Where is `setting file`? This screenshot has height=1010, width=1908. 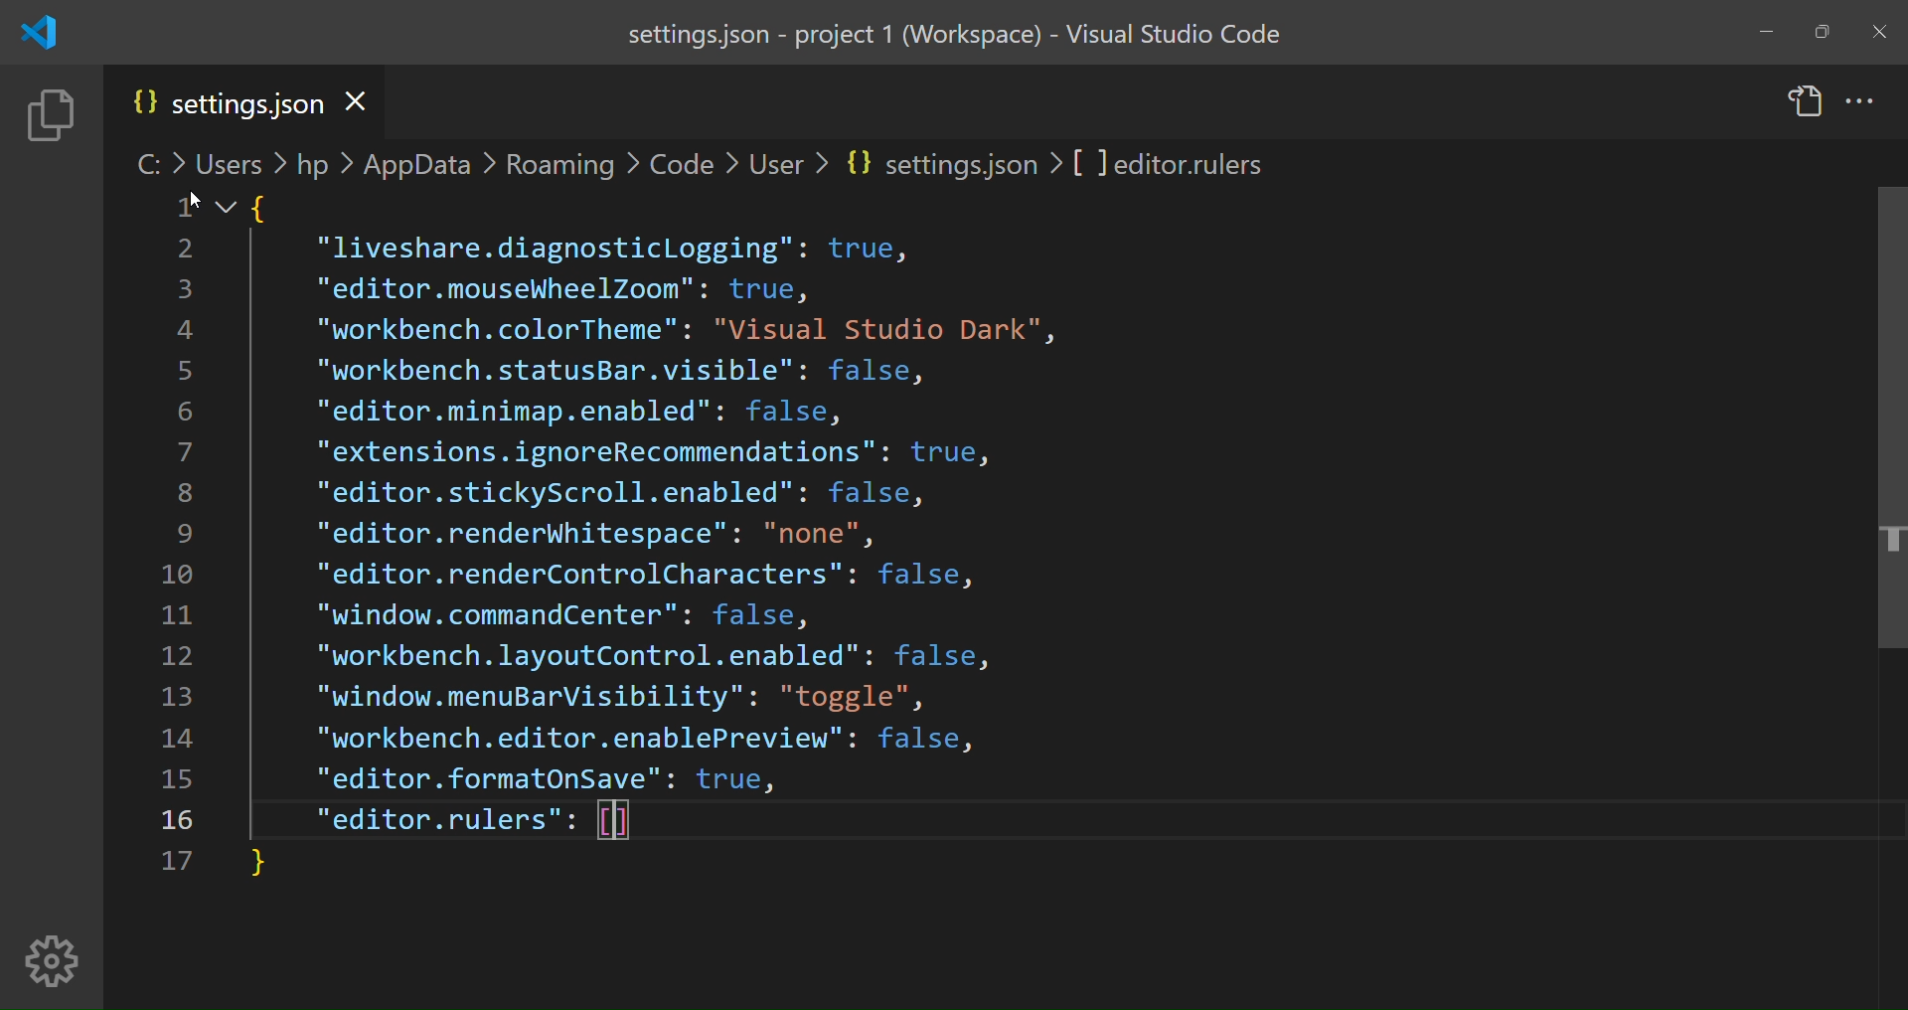 setting file is located at coordinates (225, 104).